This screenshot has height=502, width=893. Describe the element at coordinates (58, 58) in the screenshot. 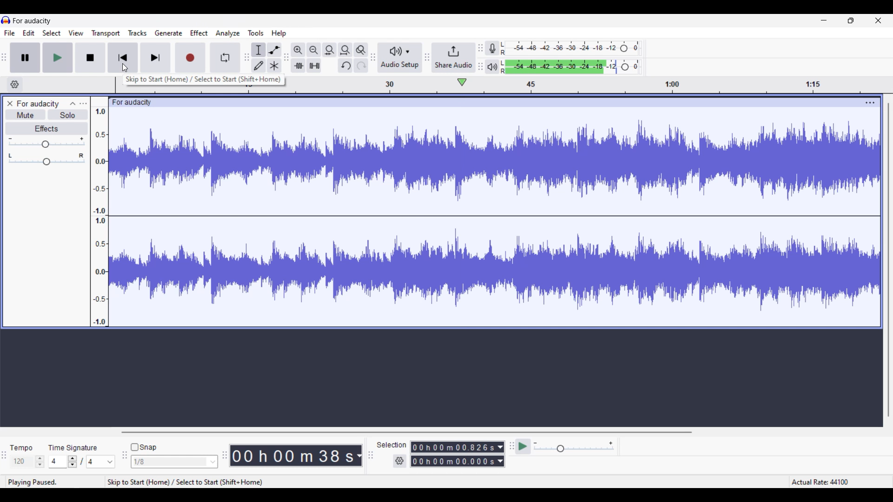

I see `Play/Play once` at that location.